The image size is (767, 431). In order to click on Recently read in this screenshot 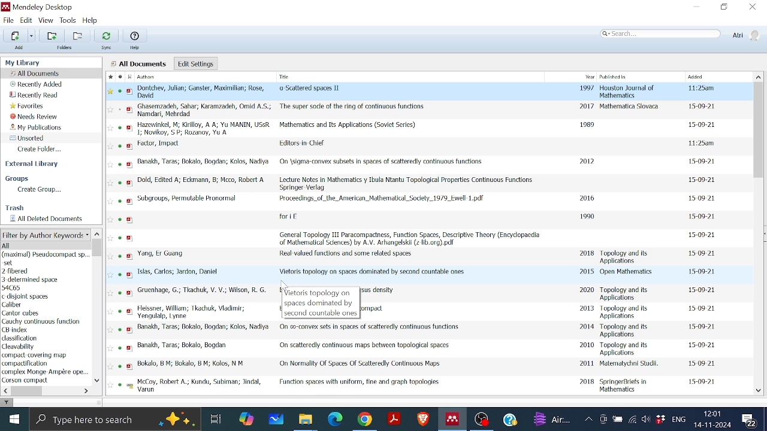, I will do `click(39, 96)`.